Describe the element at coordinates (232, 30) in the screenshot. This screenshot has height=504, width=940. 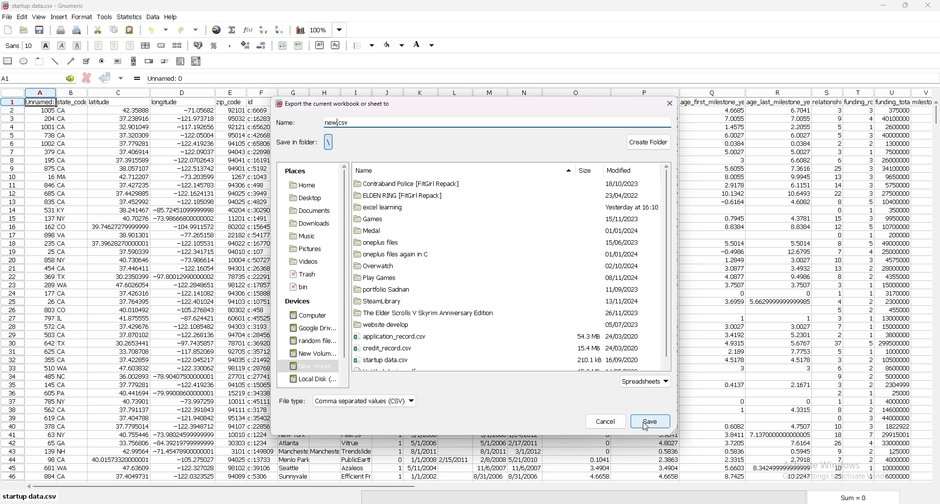
I see `summation` at that location.